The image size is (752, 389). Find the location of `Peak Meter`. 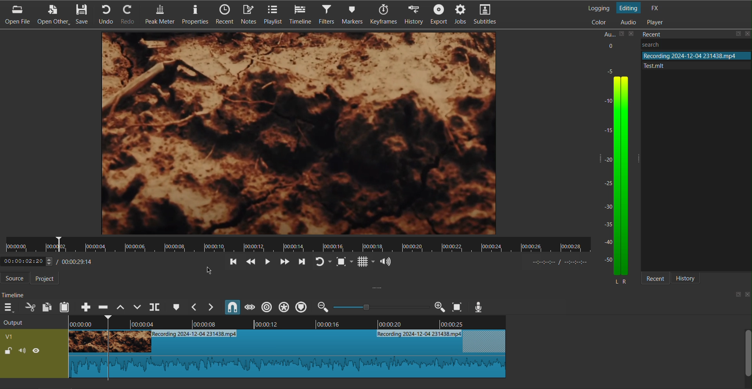

Peak Meter is located at coordinates (158, 15).